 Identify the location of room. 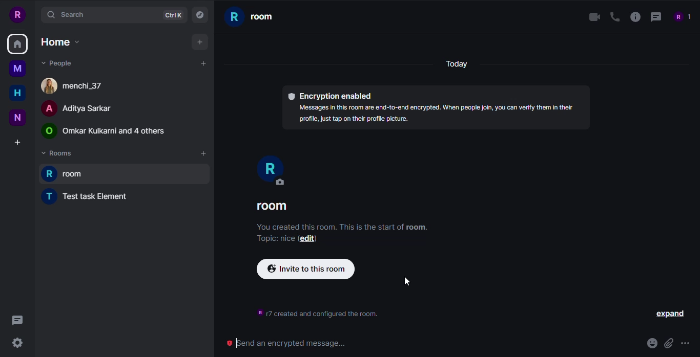
(291, 206).